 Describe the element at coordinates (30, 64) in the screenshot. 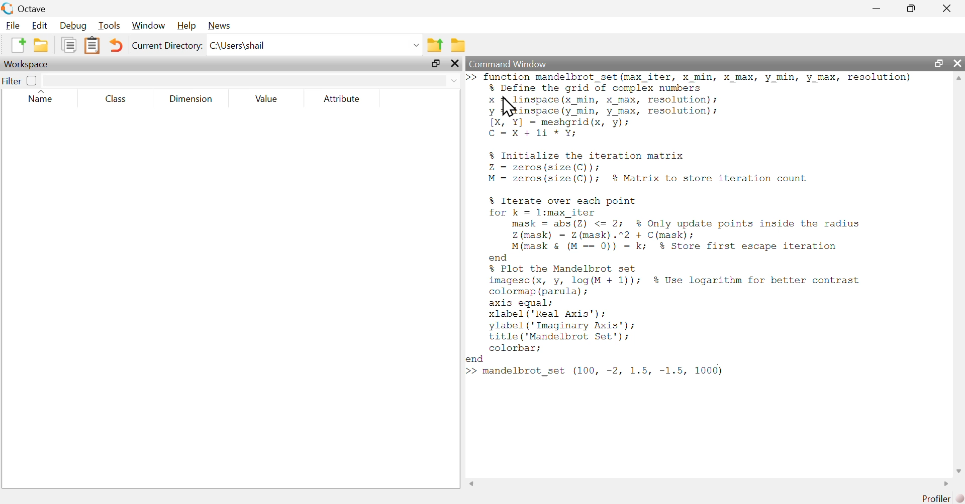

I see `Workspace` at that location.